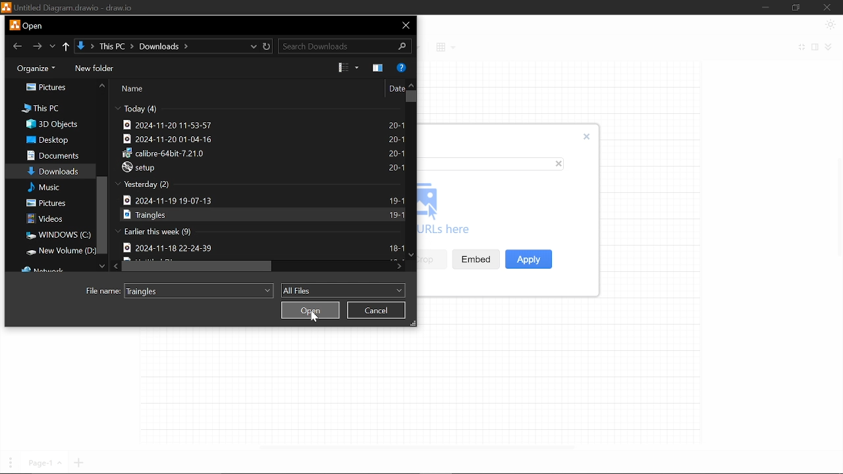  I want to click on 3d objects, so click(47, 123).